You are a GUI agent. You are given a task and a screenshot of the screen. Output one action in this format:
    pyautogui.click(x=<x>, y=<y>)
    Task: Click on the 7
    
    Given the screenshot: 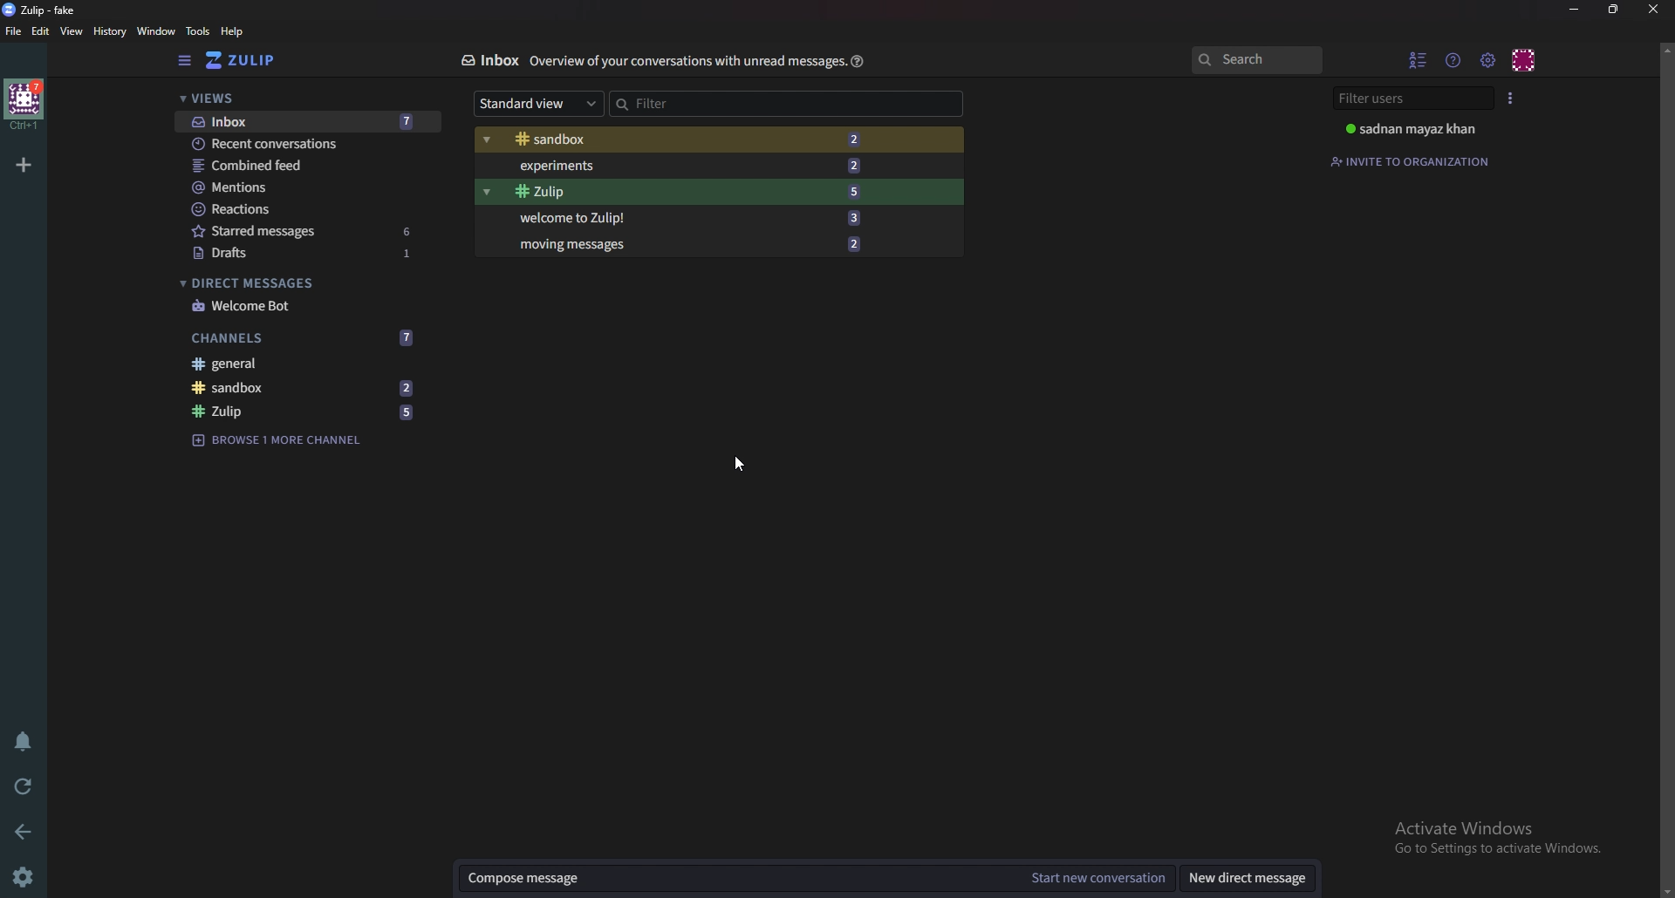 What is the action you would take?
    pyautogui.click(x=416, y=120)
    